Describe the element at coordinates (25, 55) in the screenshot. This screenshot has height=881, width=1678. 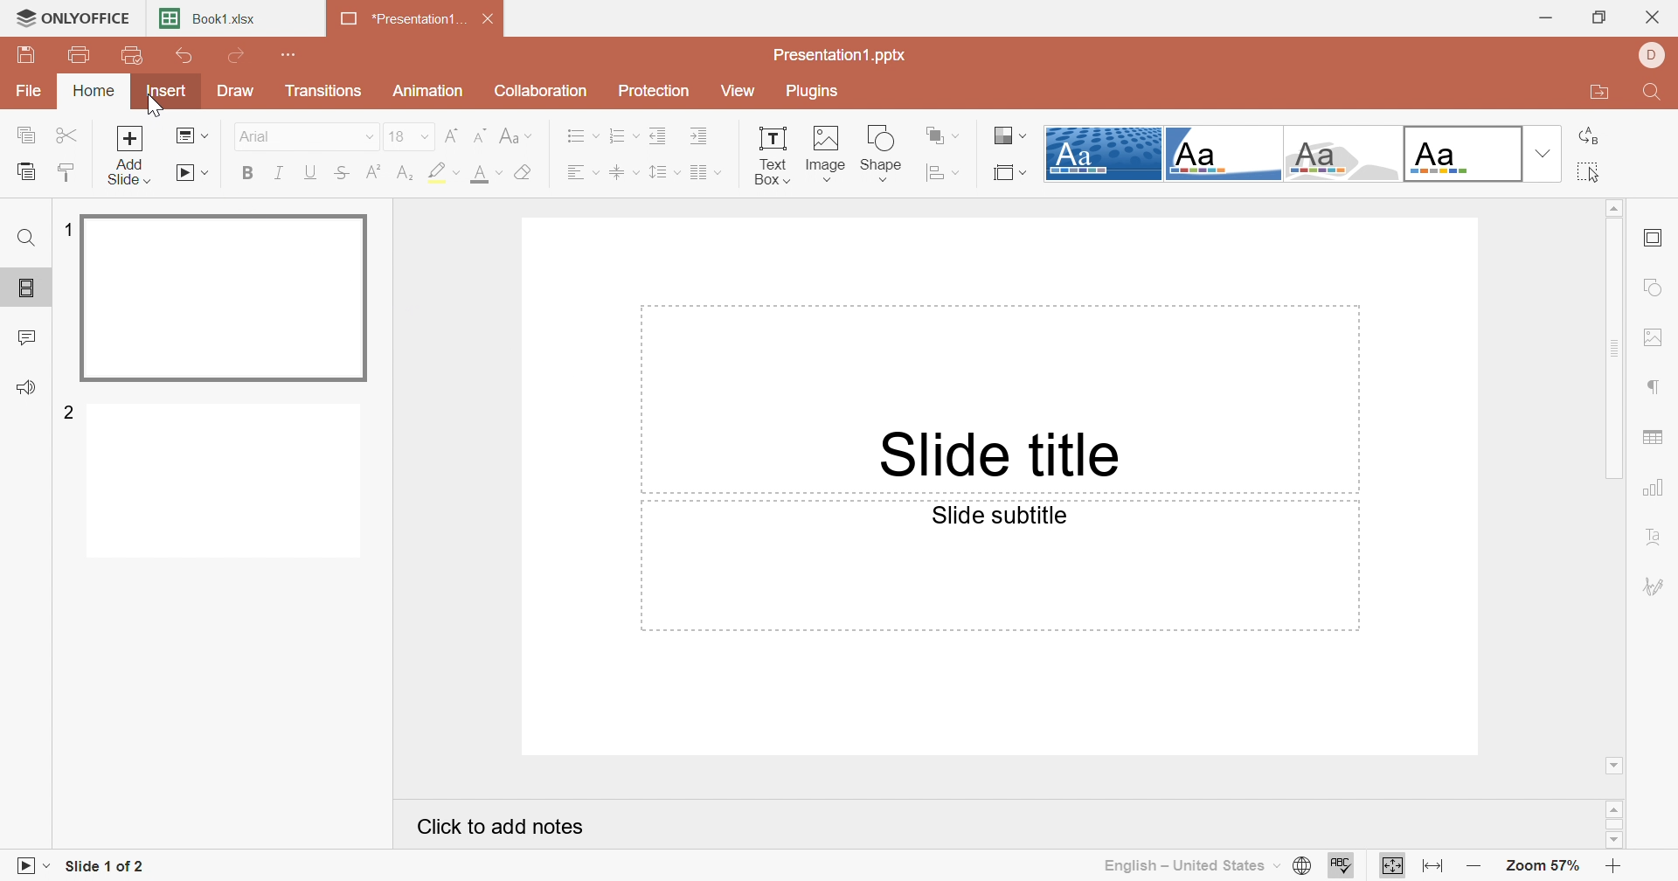
I see `Save` at that location.